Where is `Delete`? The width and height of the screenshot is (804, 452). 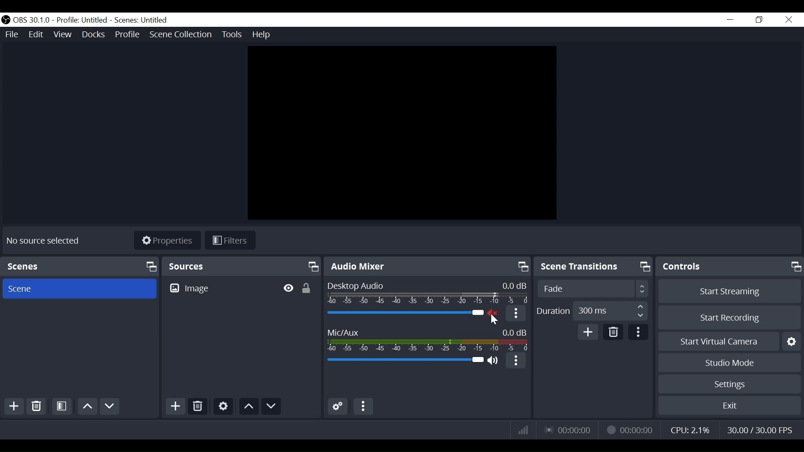
Delete is located at coordinates (197, 406).